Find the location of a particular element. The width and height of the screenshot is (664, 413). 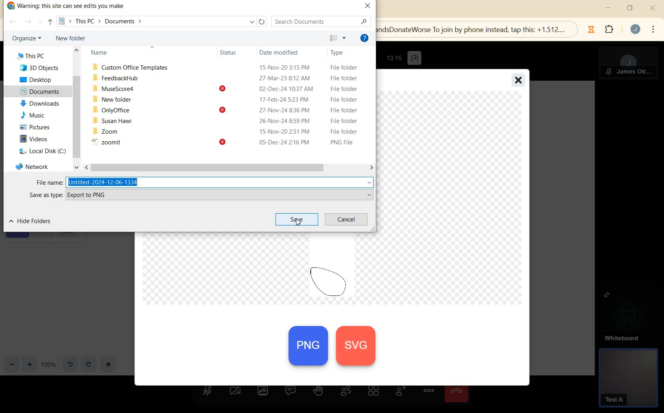

3D Objects is located at coordinates (38, 68).